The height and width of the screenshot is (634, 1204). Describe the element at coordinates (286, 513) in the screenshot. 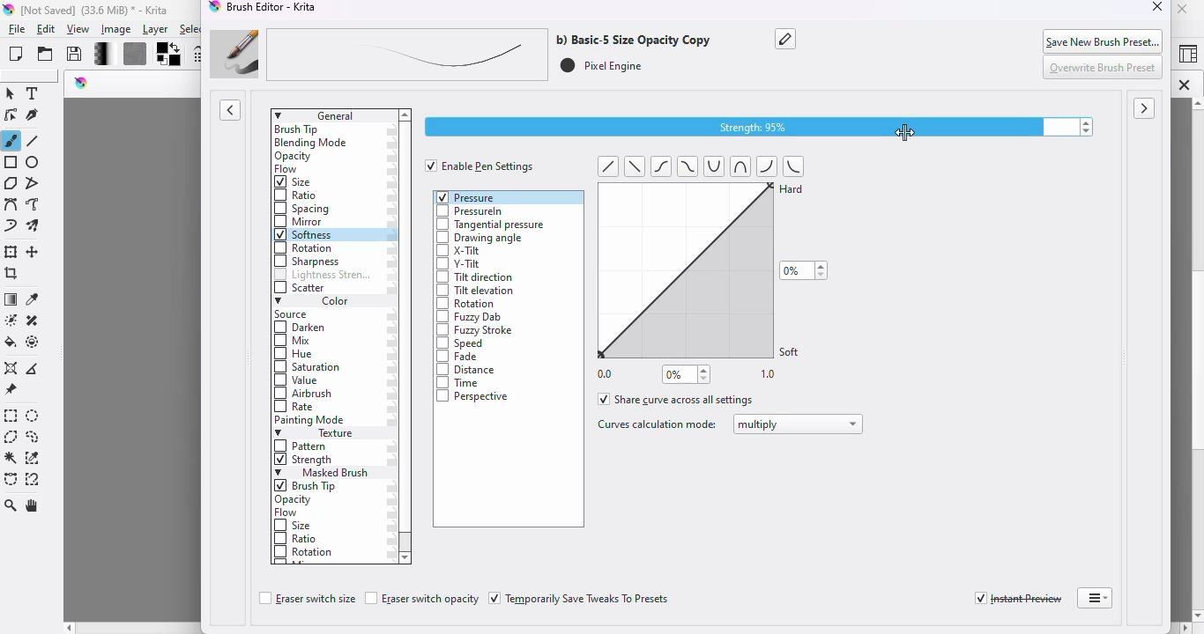

I see `flow` at that location.